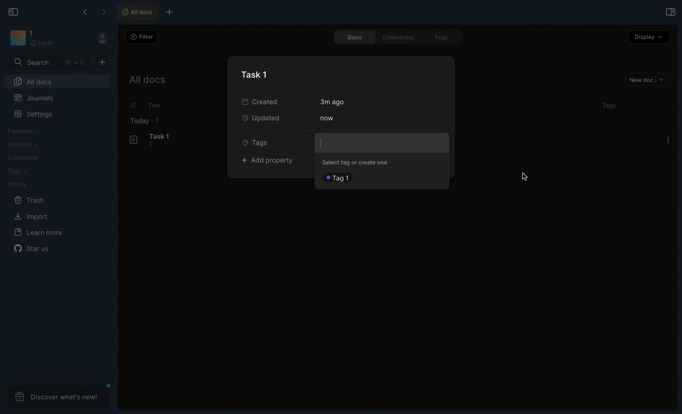 This screenshot has height=414, width=682. What do you see at coordinates (158, 105) in the screenshot?
I see `Title` at bounding box center [158, 105].